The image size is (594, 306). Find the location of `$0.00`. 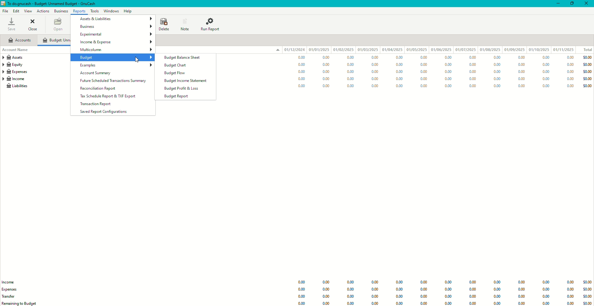

$0.00 is located at coordinates (587, 57).